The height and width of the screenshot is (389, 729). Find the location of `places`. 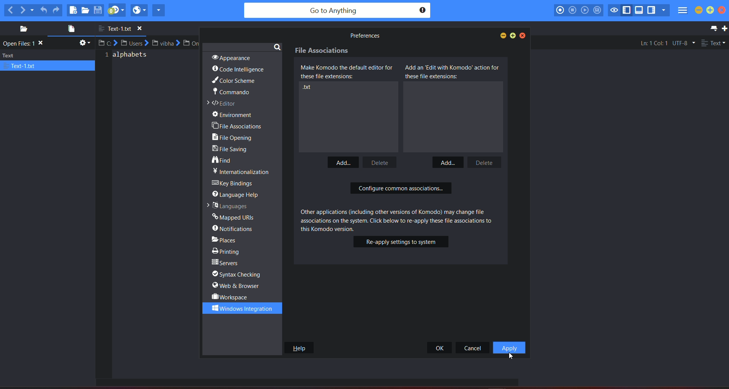

places is located at coordinates (230, 239).